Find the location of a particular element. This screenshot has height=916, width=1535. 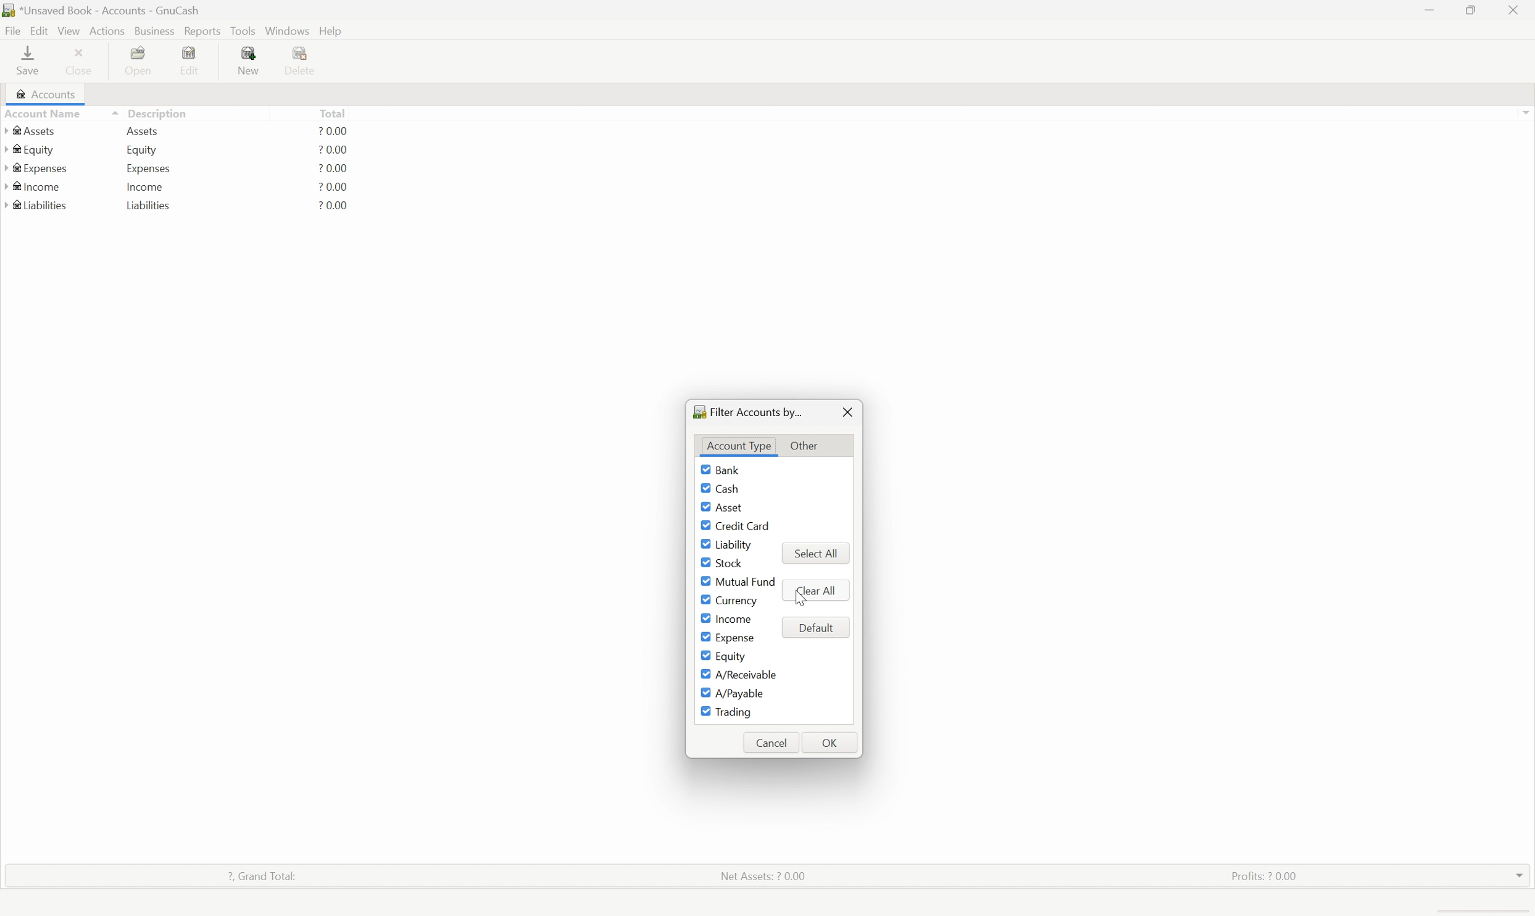

Total is located at coordinates (332, 112).